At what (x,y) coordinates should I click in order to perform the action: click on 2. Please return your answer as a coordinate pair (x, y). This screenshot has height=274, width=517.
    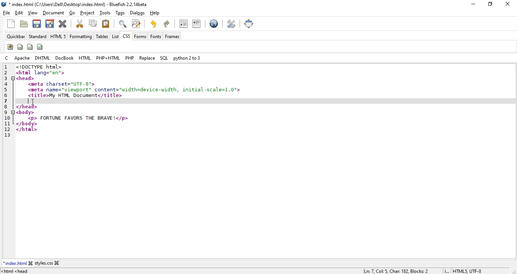
    Looking at the image, I should click on (7, 72).